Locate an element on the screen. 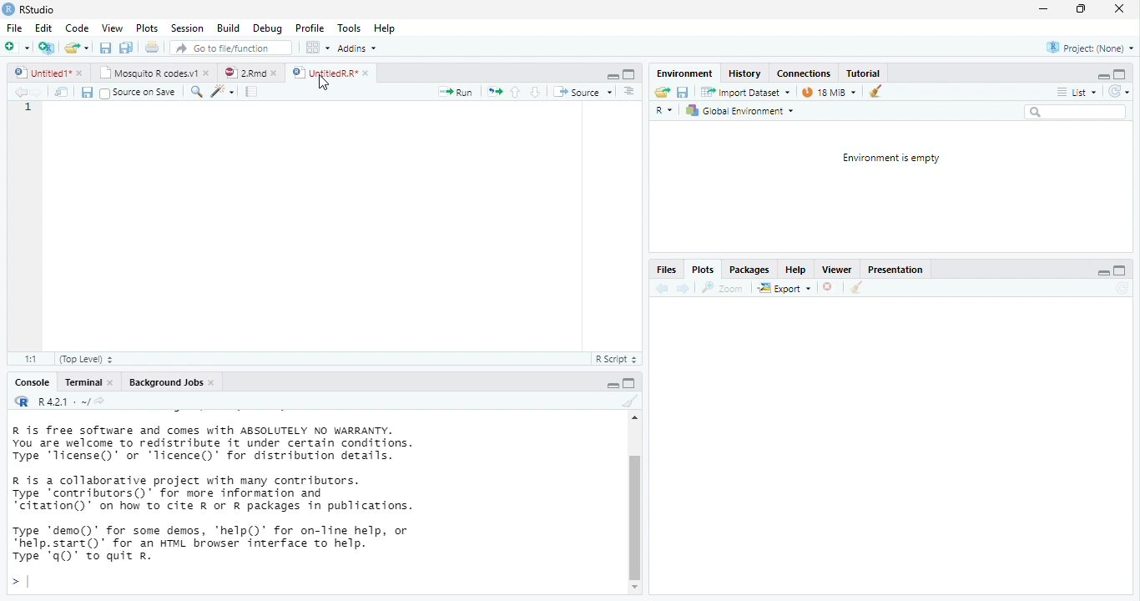 This screenshot has width=1140, height=601. minimize is located at coordinates (1042, 10).